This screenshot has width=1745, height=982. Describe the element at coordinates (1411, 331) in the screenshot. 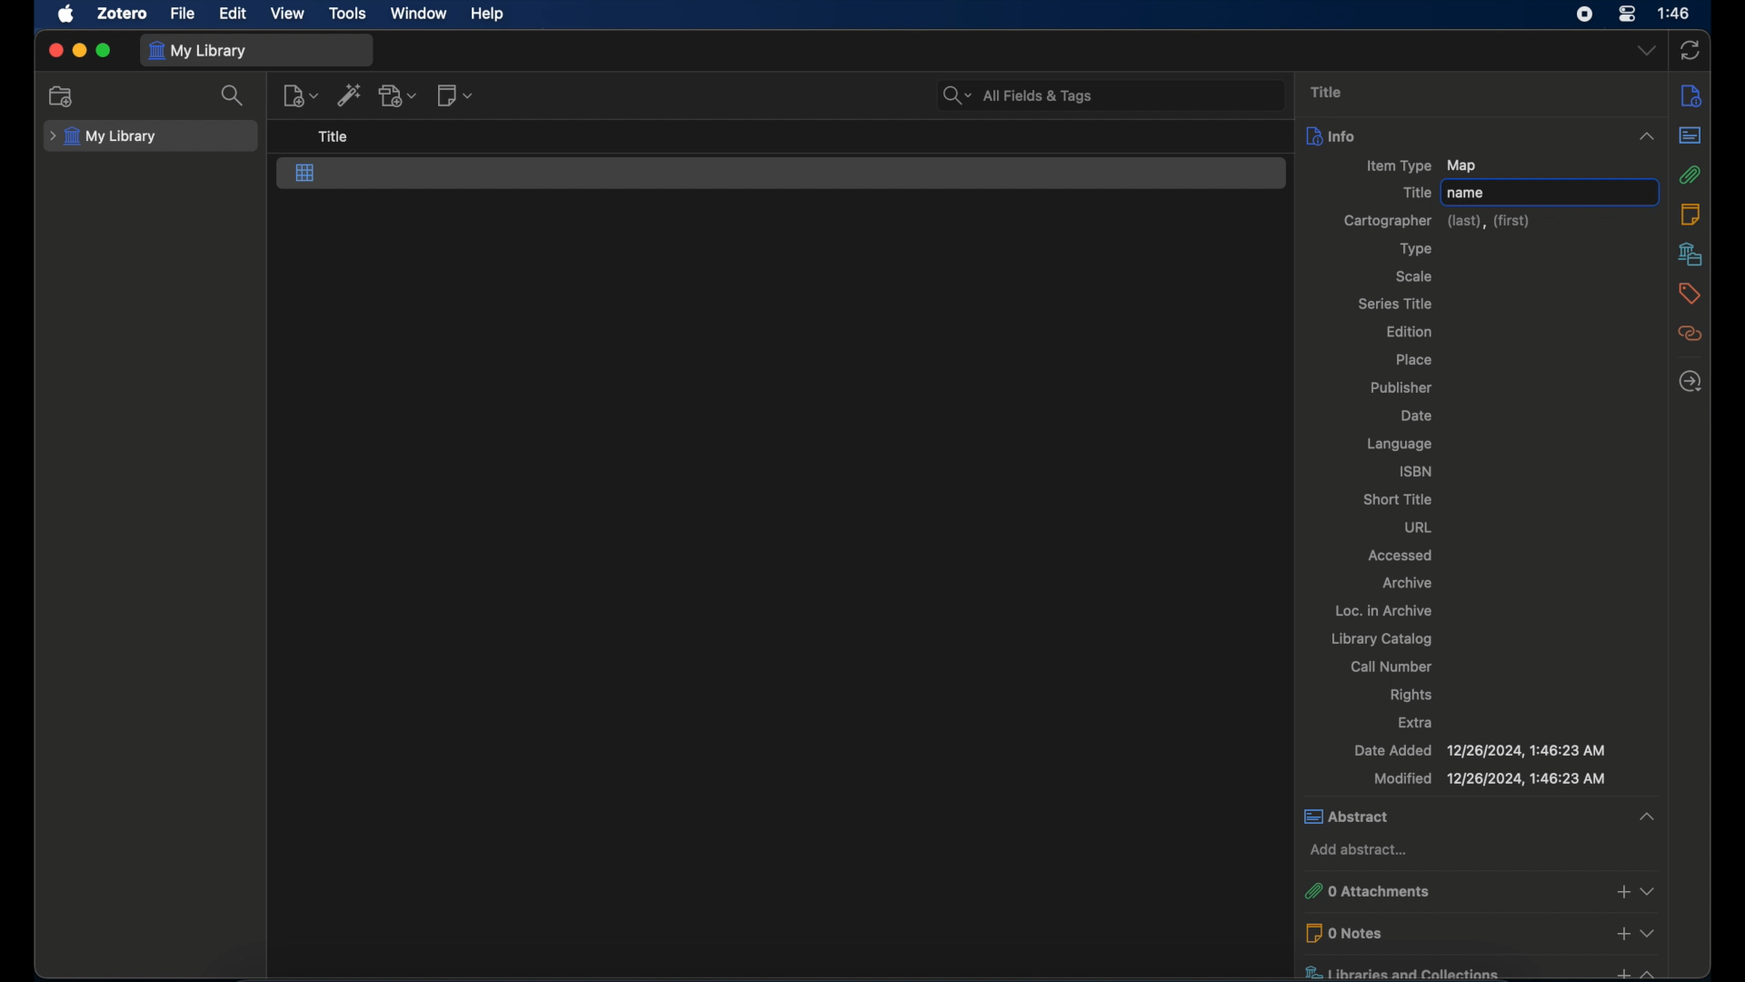

I see `edition` at that location.